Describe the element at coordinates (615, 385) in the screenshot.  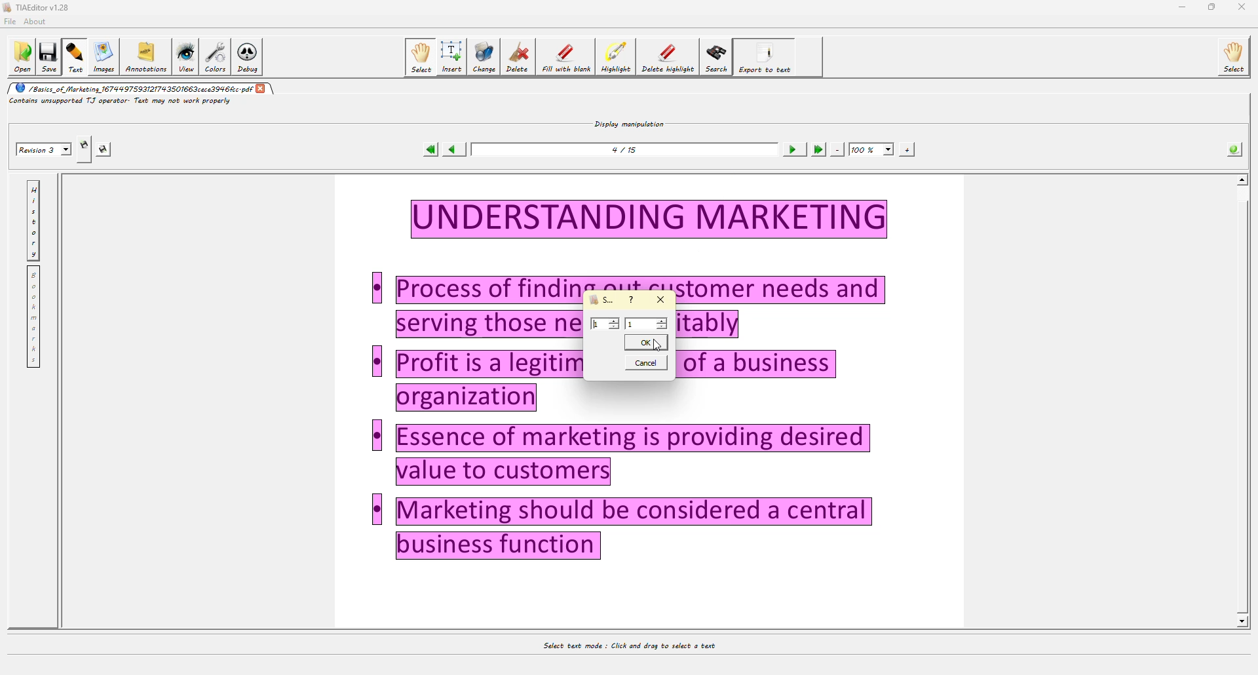
I see `4 Process of finding out customer needs and4 Profit i a legitimate goal of a business.4 [Essence of marketing 1s providing desired4 Marketing should be considered a central business function.` at that location.